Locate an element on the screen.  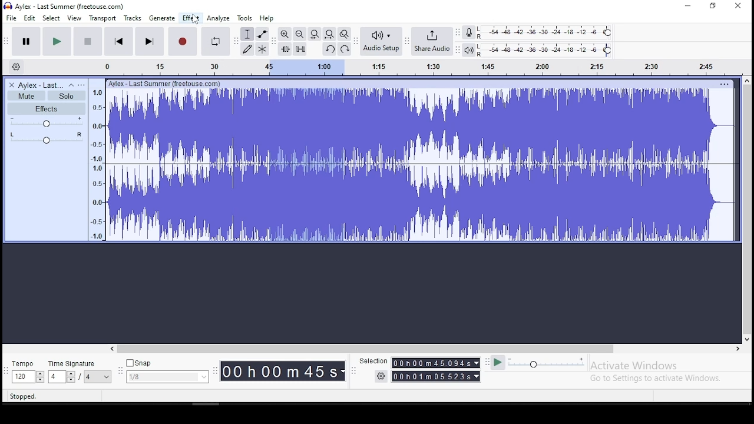
view is located at coordinates (75, 18).